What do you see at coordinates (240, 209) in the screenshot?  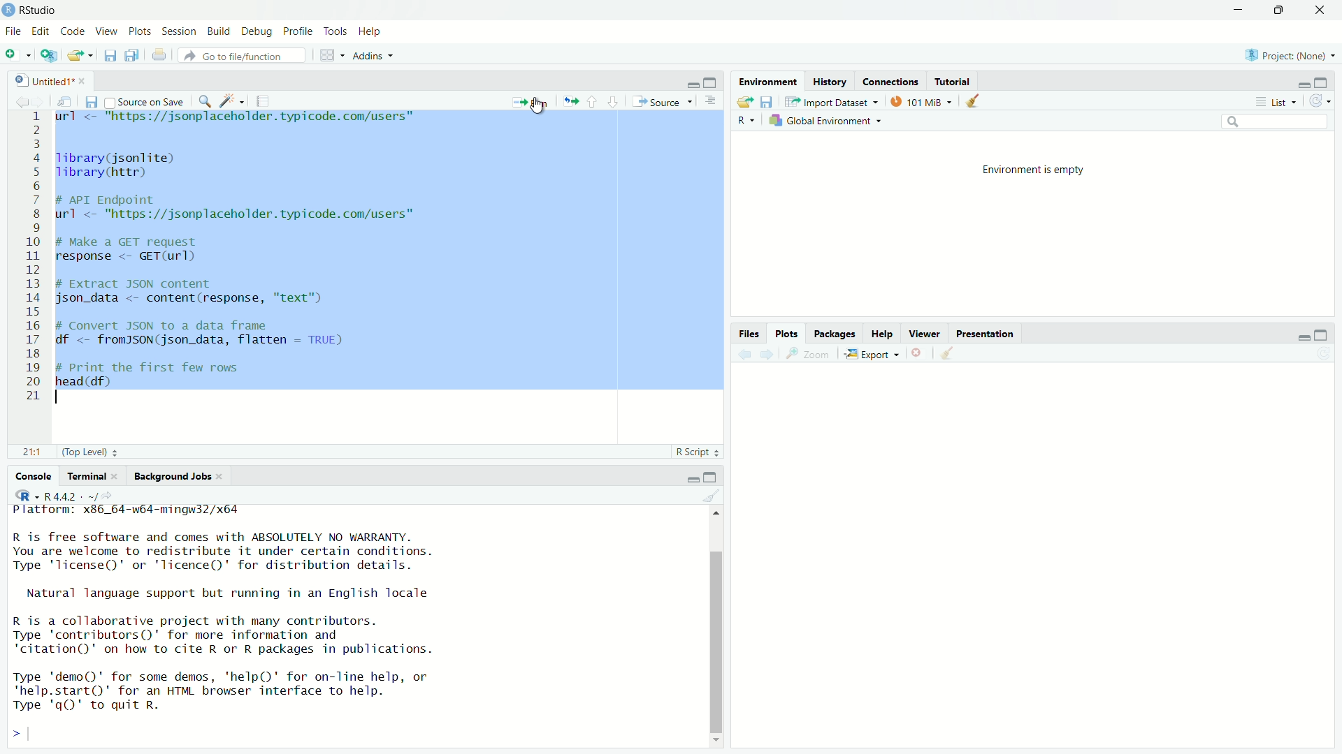 I see `# API Endpoint
url <- "https://jsonplaceholder. typicode.com/users"` at bounding box center [240, 209].